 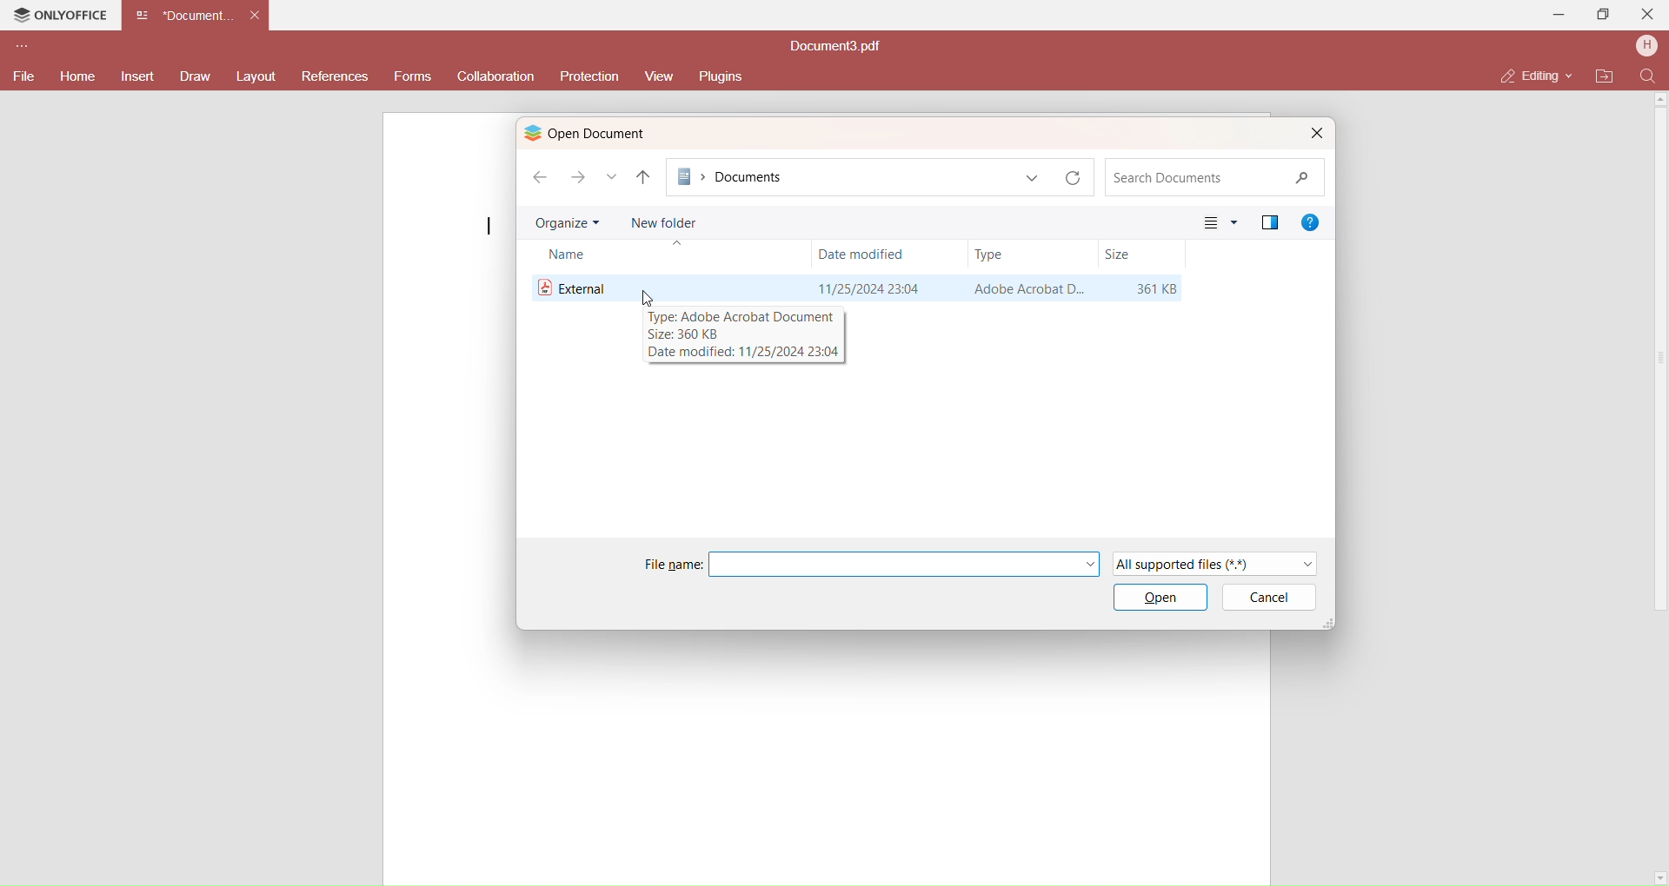 What do you see at coordinates (867, 287) in the screenshot?
I see `Date Modified` at bounding box center [867, 287].